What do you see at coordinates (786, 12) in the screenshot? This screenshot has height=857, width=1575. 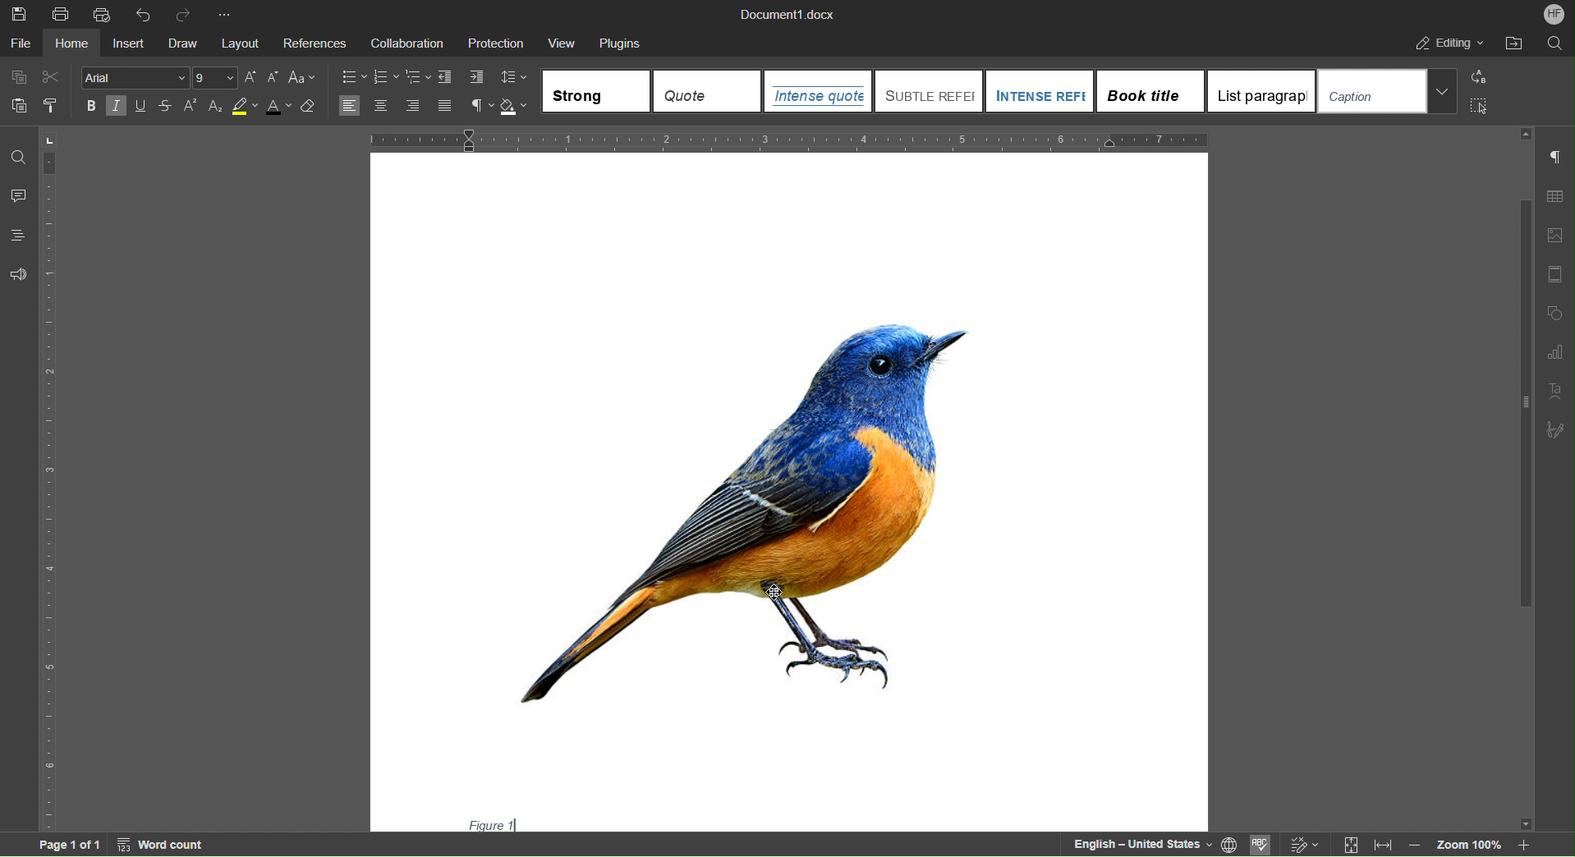 I see `Document1.docx` at bounding box center [786, 12].